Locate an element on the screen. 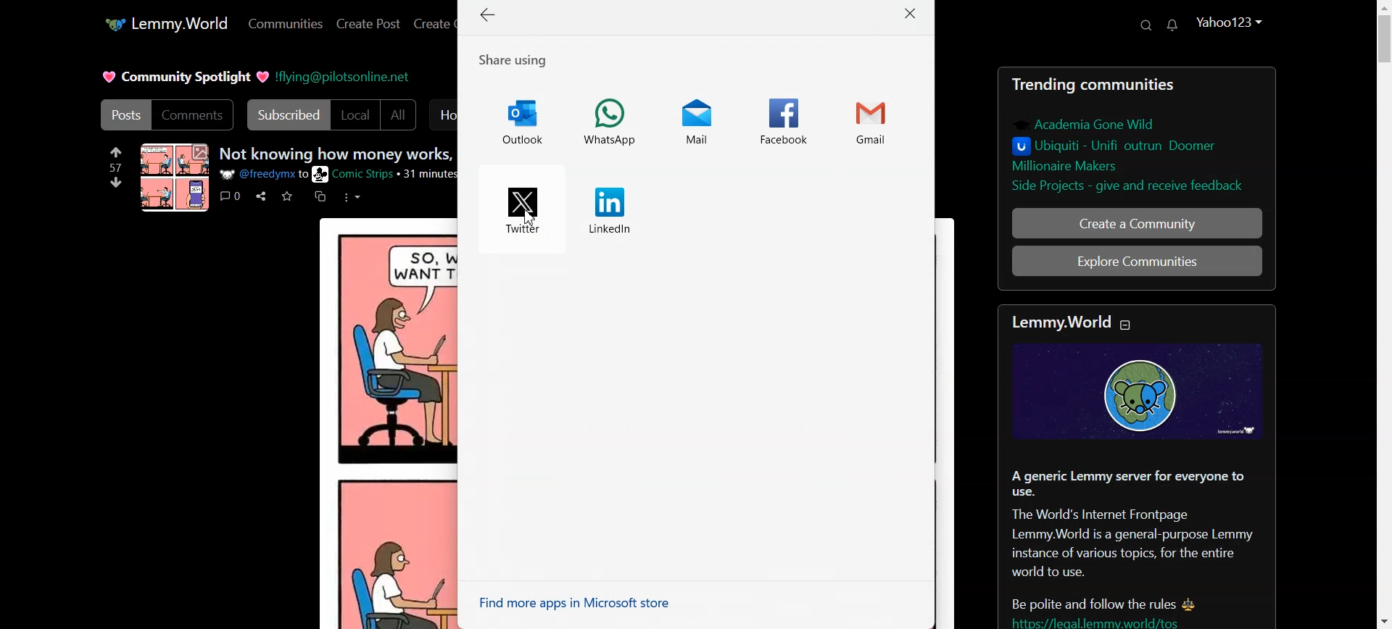  gmail is located at coordinates (882, 120).